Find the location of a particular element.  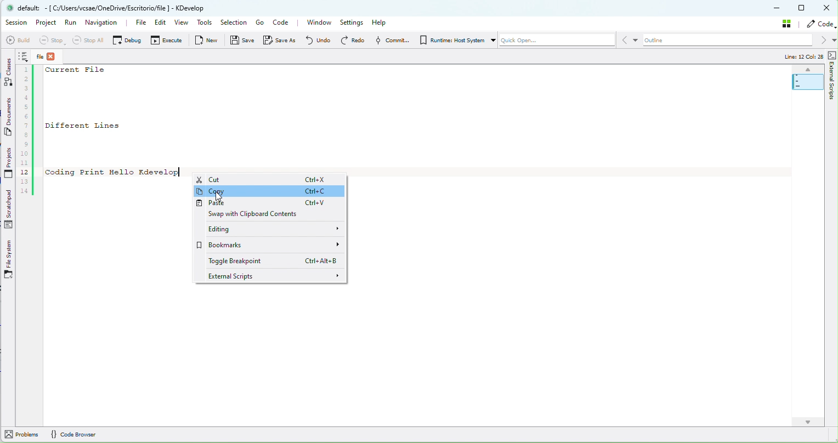

Scratchpad is located at coordinates (10, 210).